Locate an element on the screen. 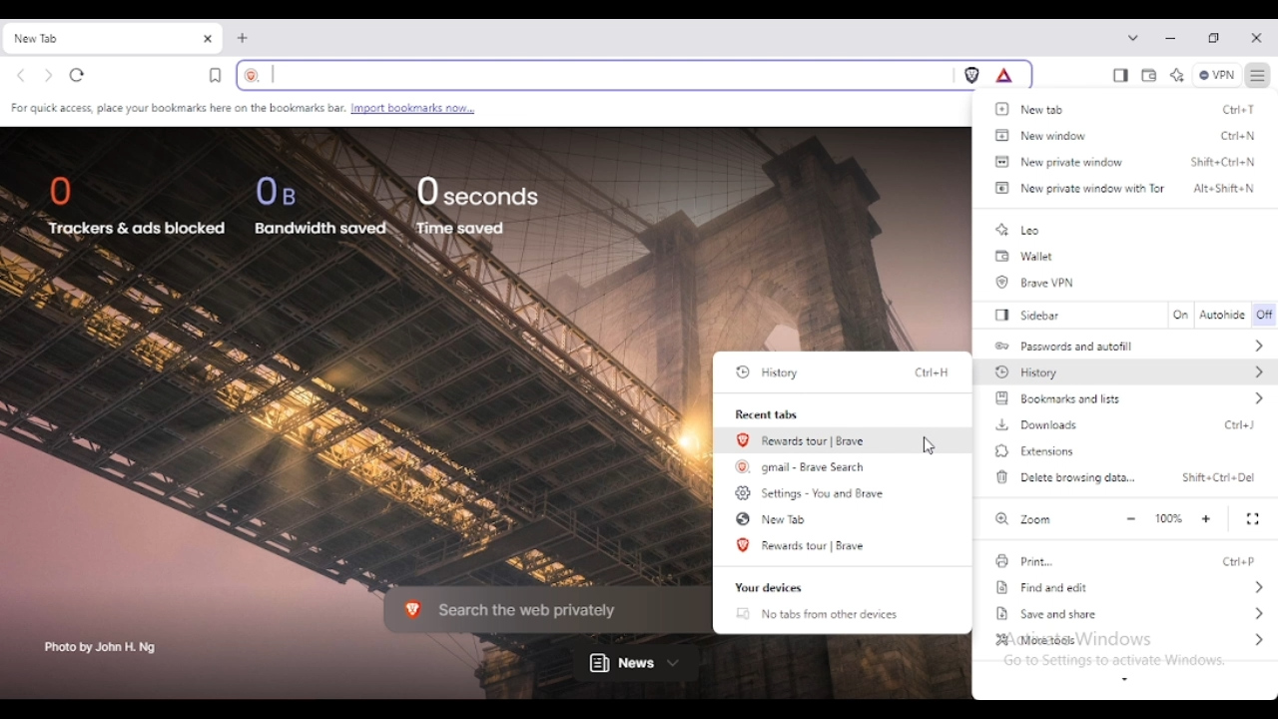 The image size is (1278, 719). find and edit is located at coordinates (1132, 588).